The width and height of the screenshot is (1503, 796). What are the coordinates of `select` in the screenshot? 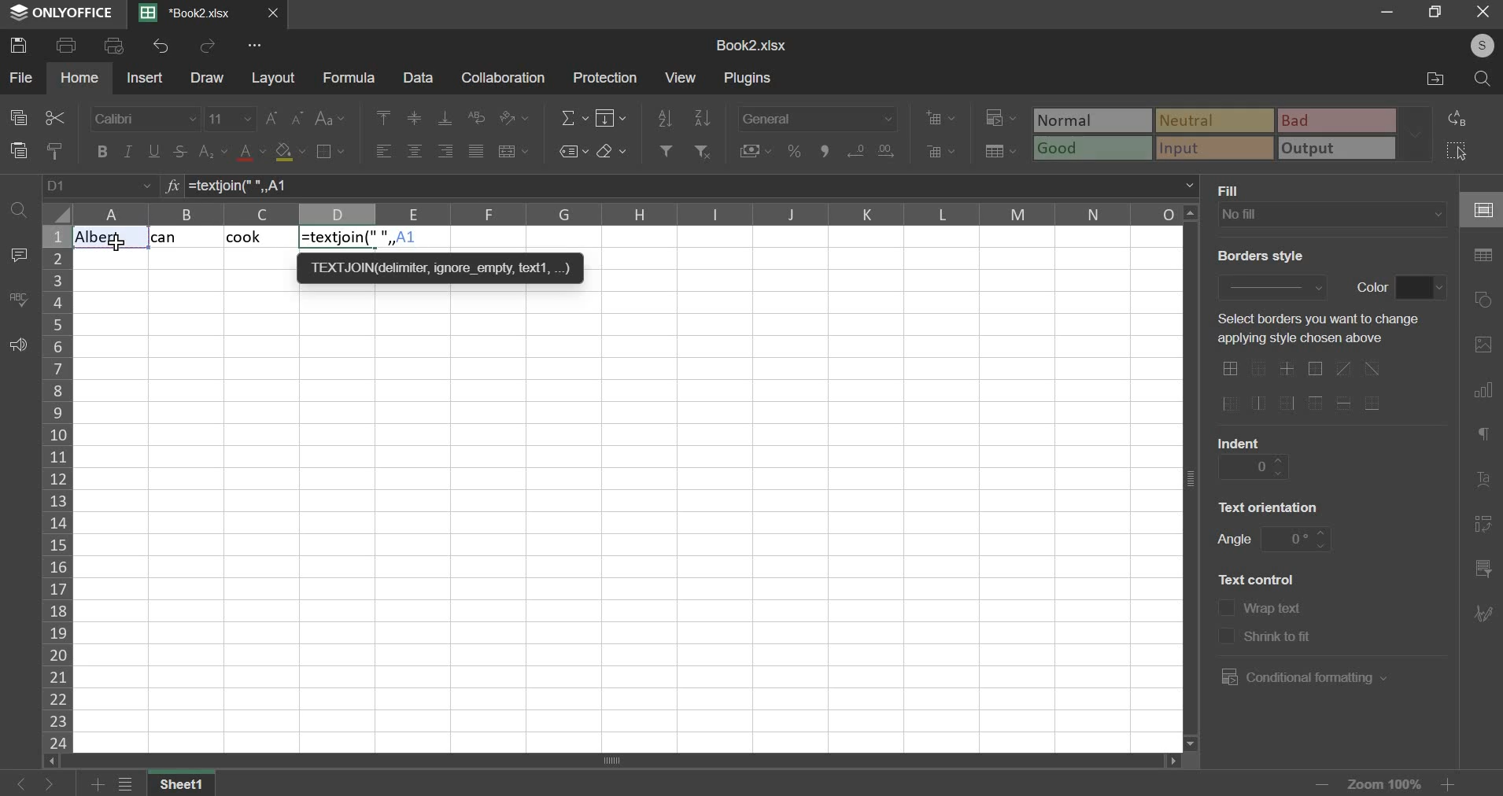 It's located at (1465, 151).